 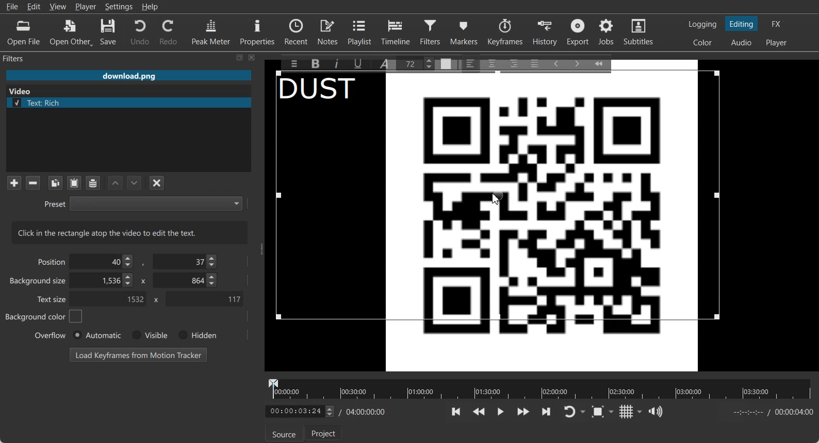 I want to click on Export, so click(x=579, y=32).